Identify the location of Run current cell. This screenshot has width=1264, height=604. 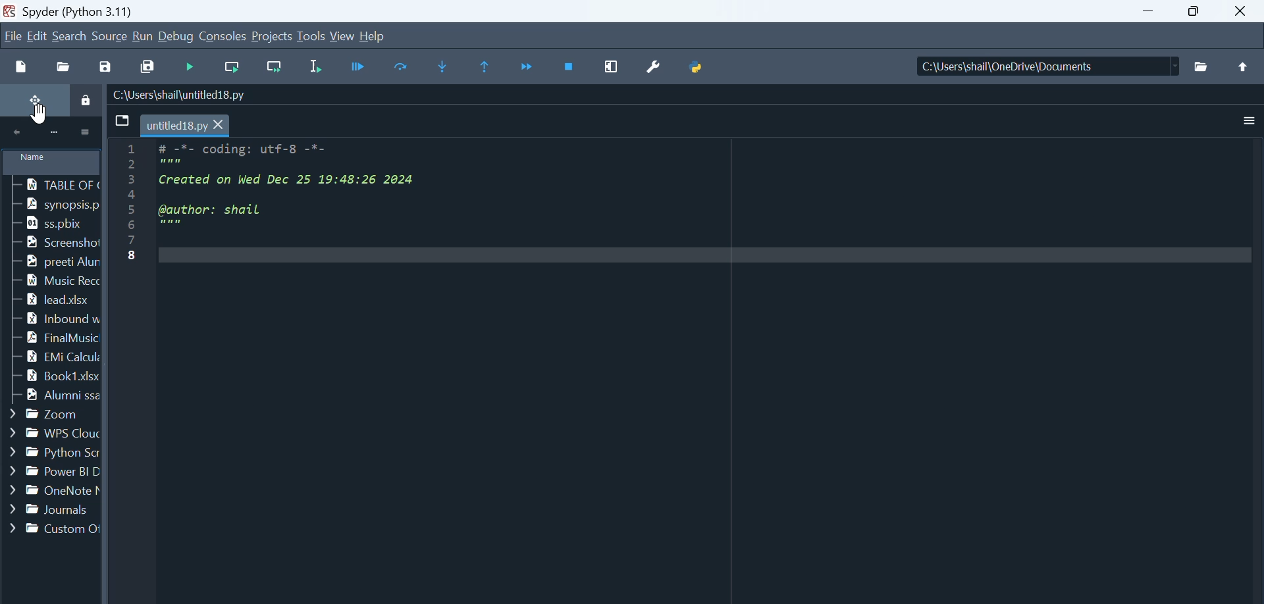
(230, 68).